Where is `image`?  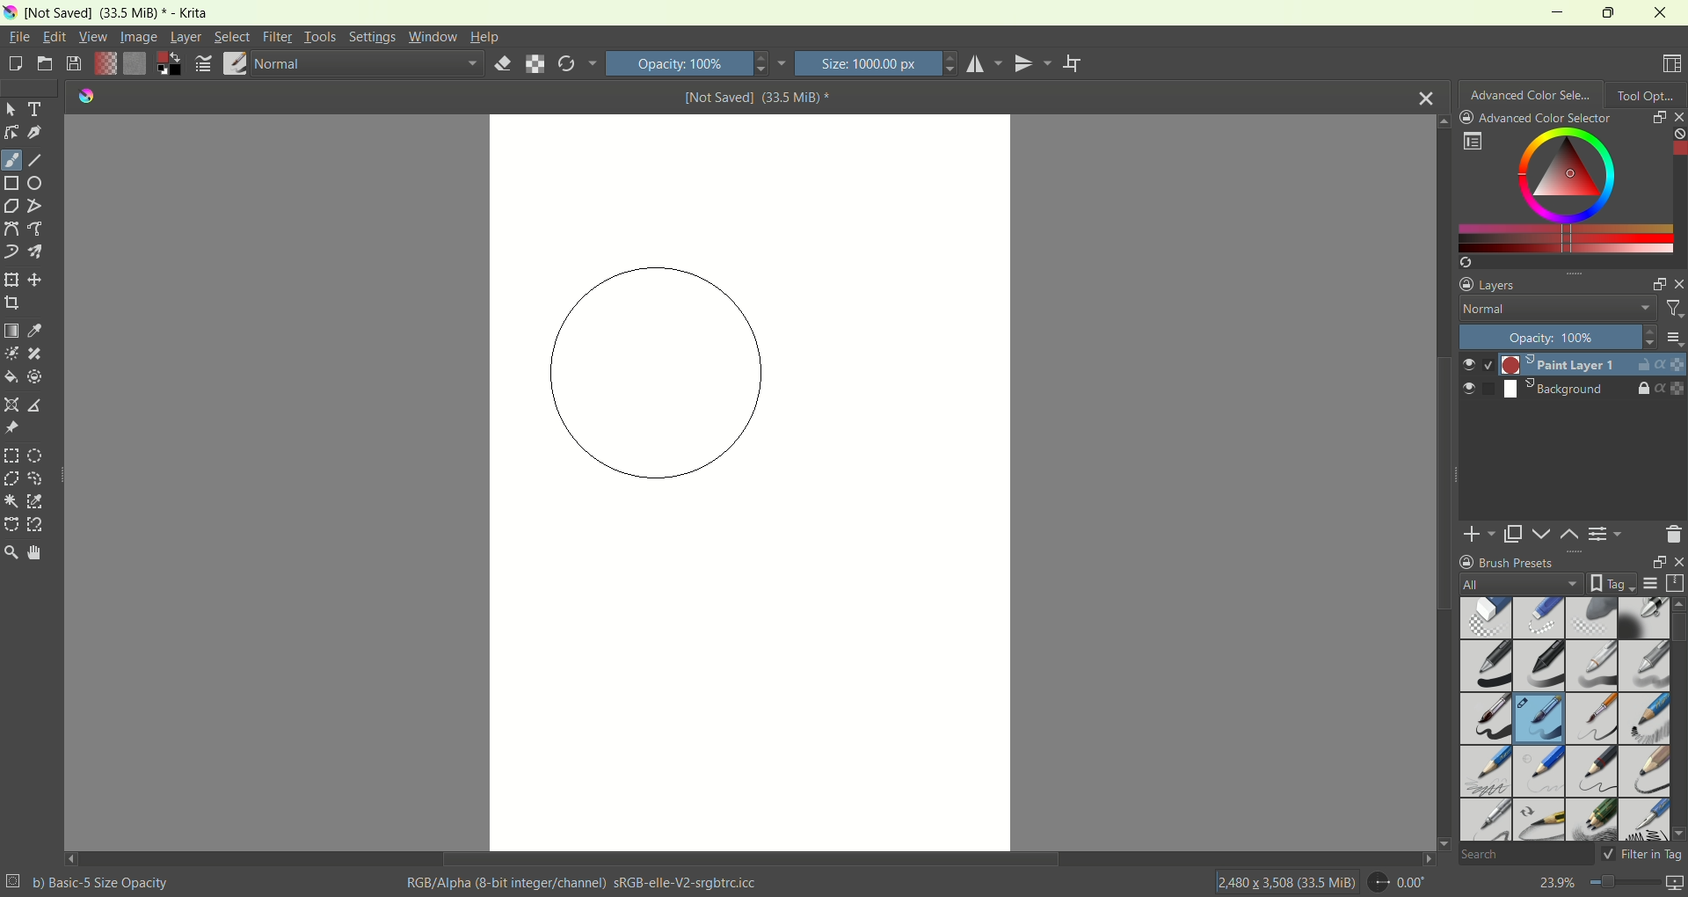 image is located at coordinates (141, 37).